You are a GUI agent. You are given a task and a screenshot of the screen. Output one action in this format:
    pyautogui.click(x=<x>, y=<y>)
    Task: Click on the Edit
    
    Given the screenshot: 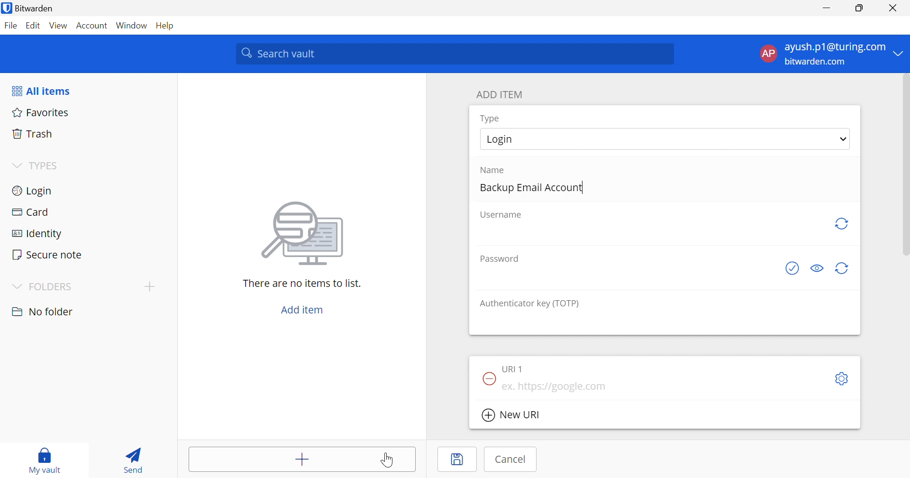 What is the action you would take?
    pyautogui.click(x=33, y=25)
    